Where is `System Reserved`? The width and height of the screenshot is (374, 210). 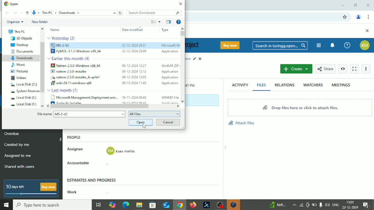 System Reserved is located at coordinates (25, 91).